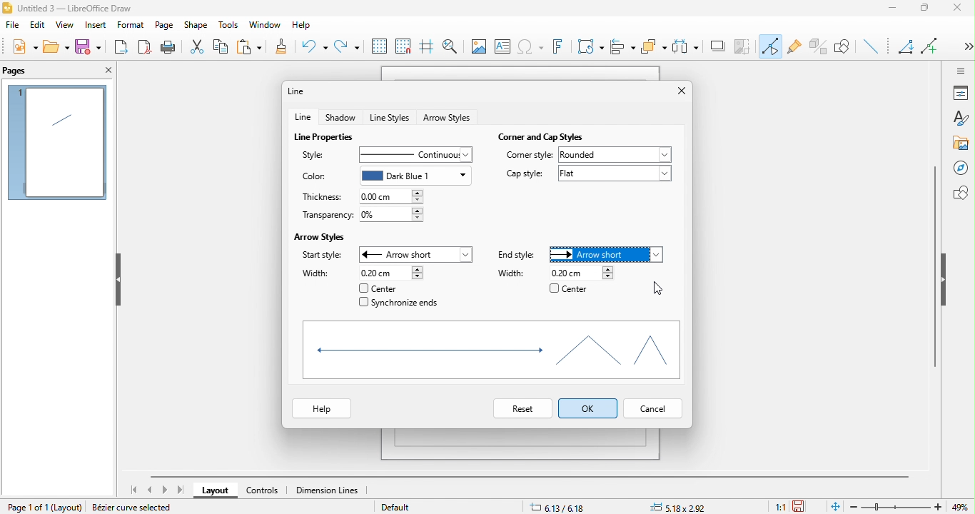 The height and width of the screenshot is (514, 975). What do you see at coordinates (960, 119) in the screenshot?
I see `styles` at bounding box center [960, 119].